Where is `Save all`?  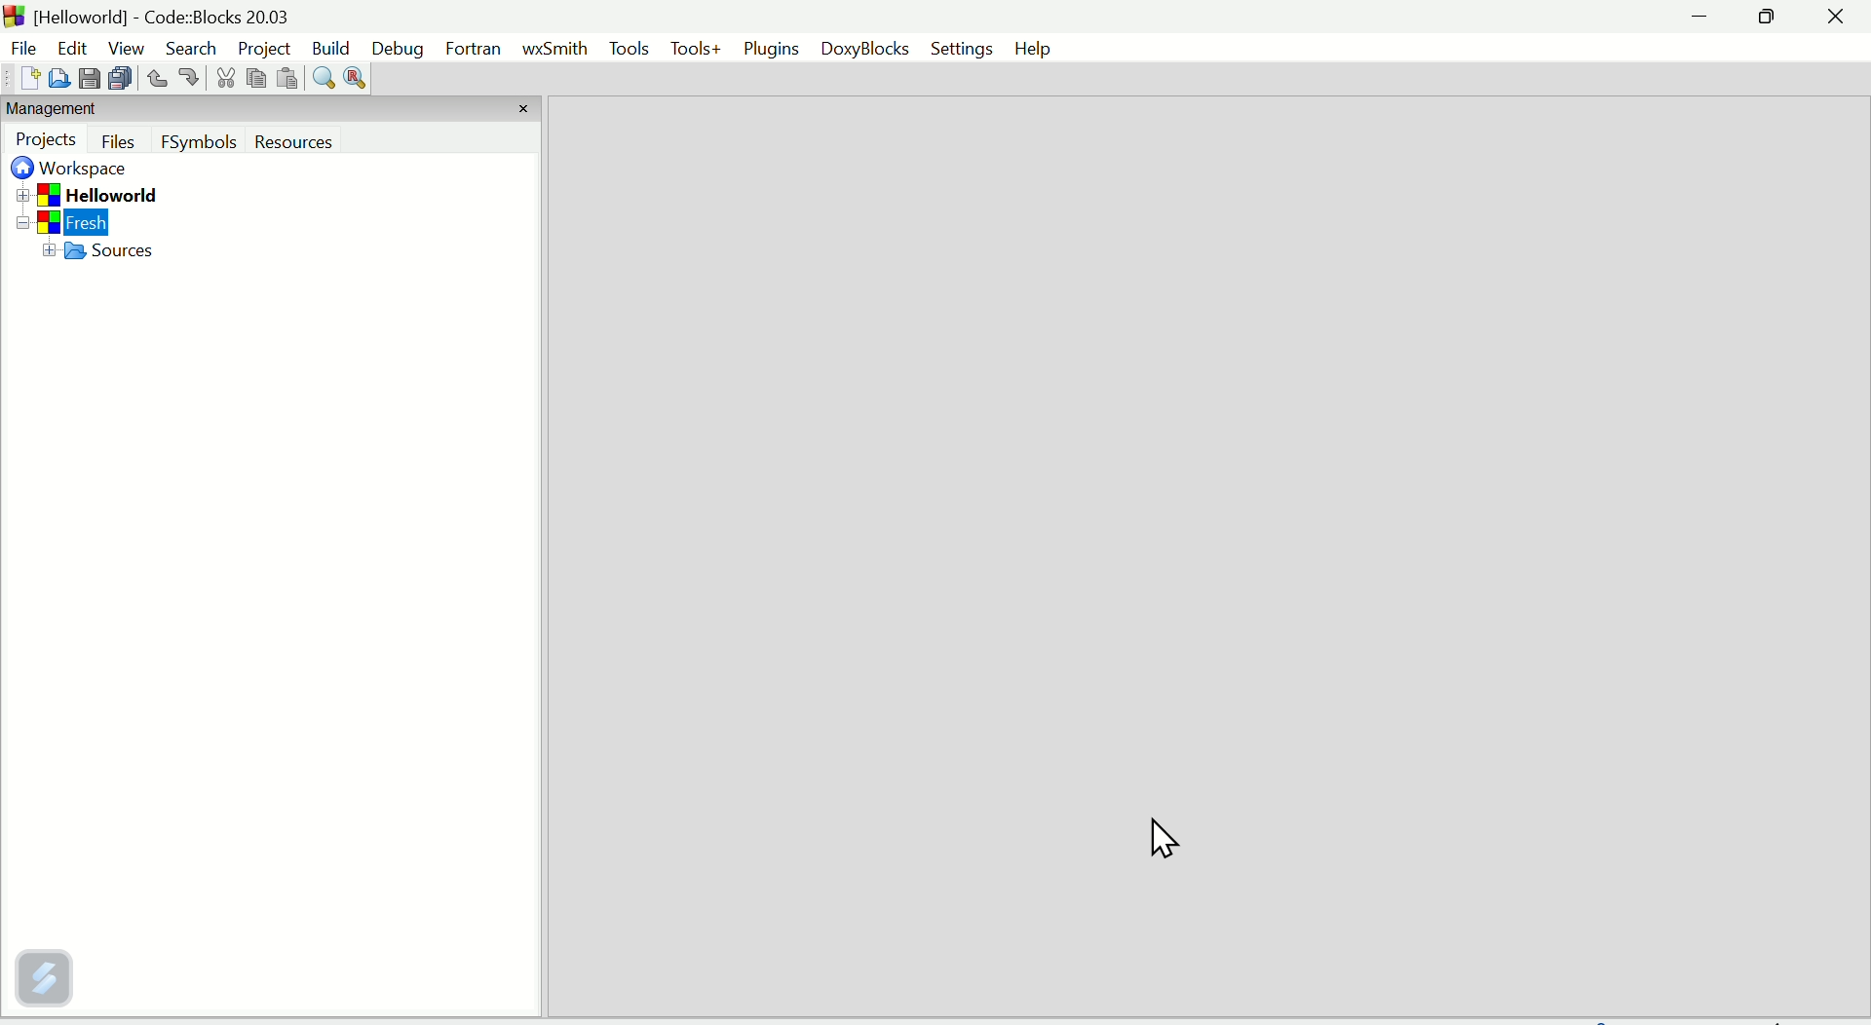 Save all is located at coordinates (124, 79).